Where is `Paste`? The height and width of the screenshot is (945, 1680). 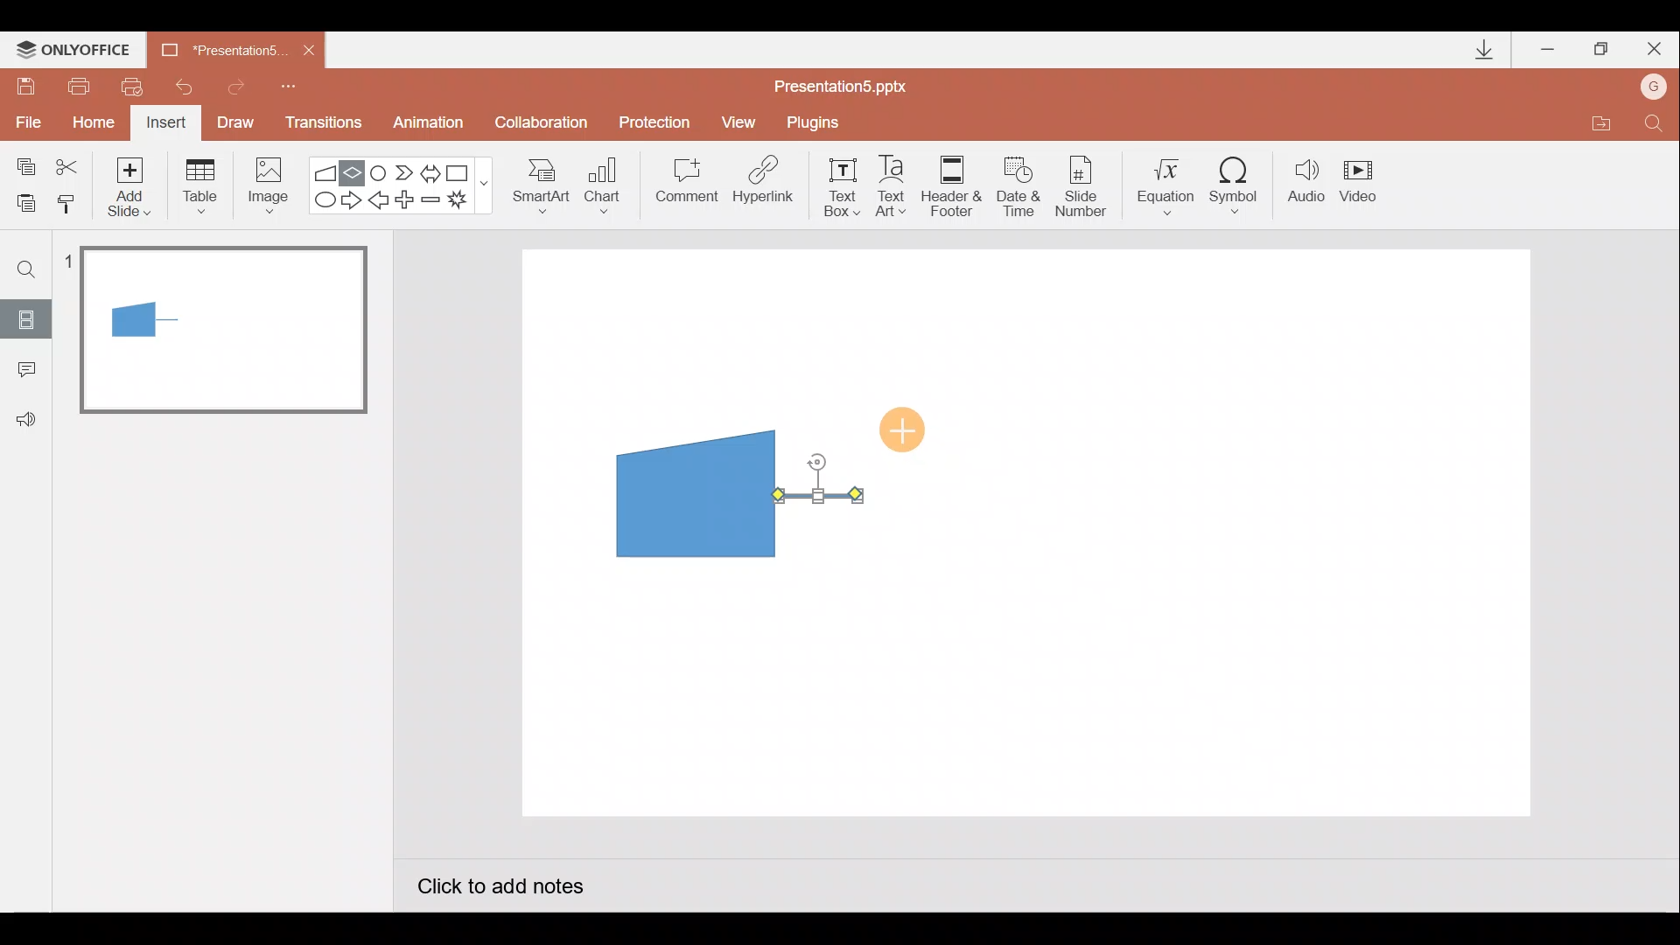 Paste is located at coordinates (21, 201).